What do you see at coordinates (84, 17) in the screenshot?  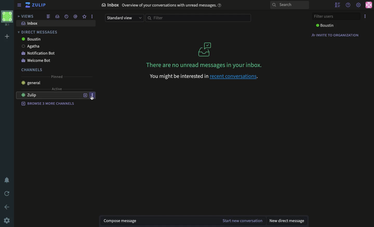 I see `favorite` at bounding box center [84, 17].